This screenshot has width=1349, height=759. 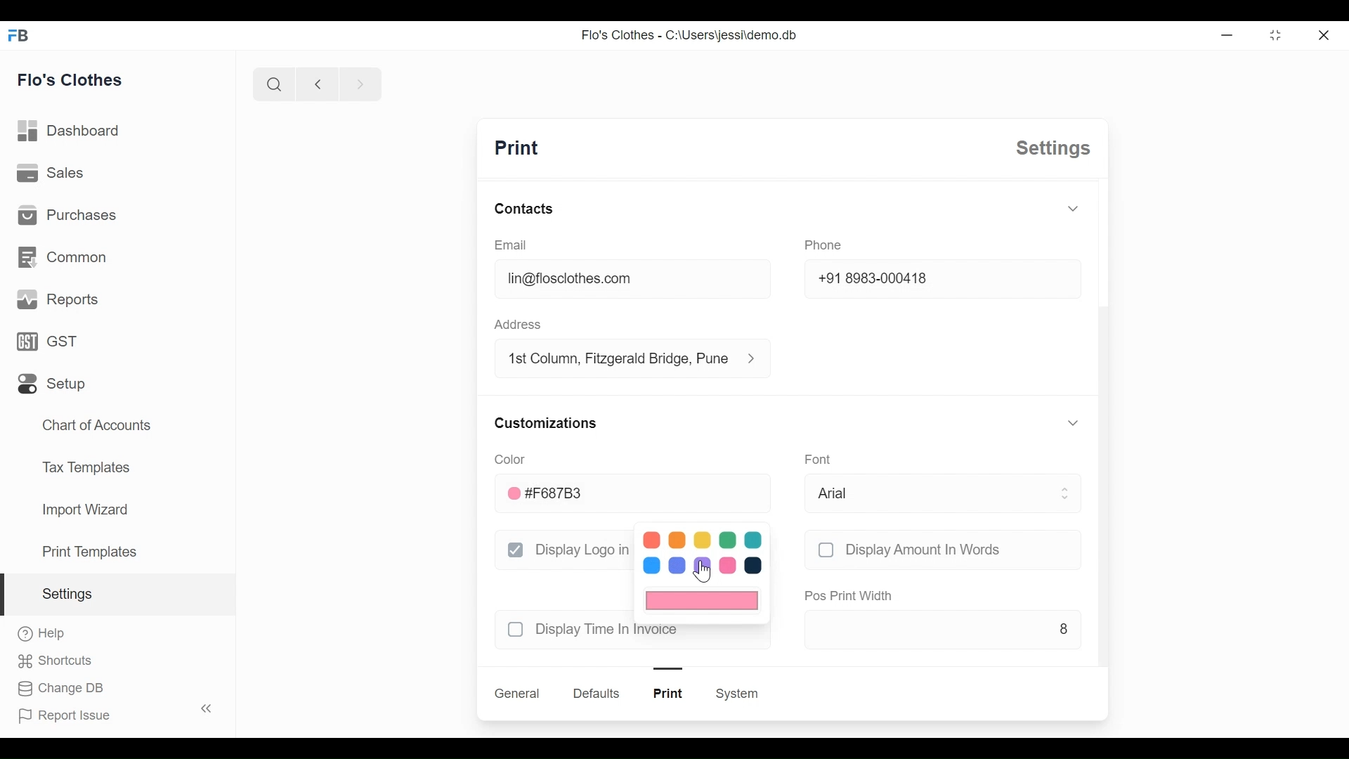 What do you see at coordinates (512, 245) in the screenshot?
I see `email` at bounding box center [512, 245].